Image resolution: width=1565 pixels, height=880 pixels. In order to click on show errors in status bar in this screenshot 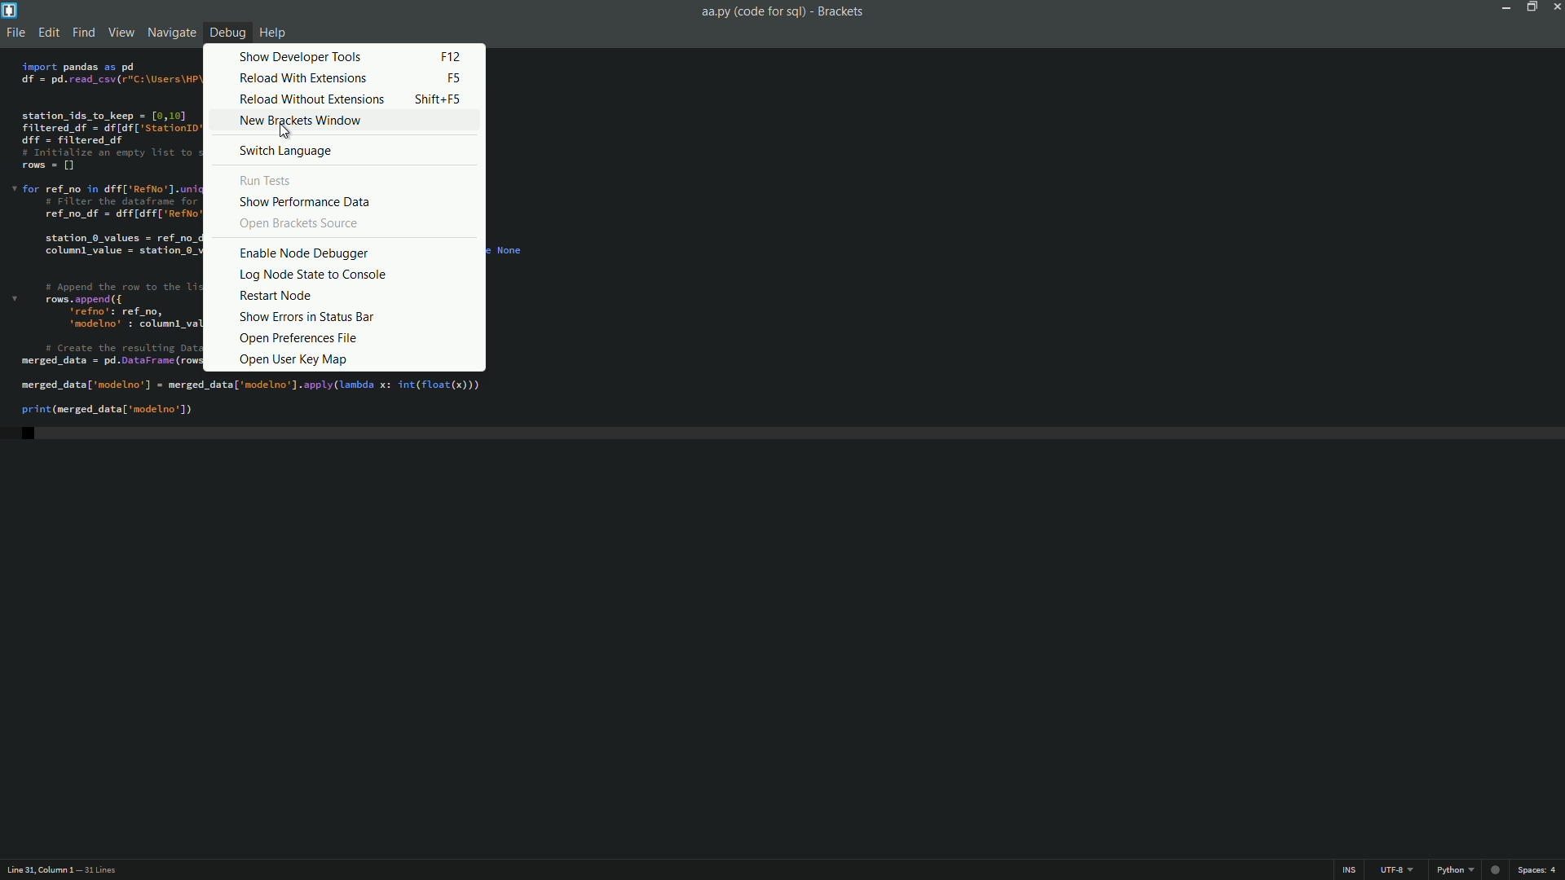, I will do `click(305, 318)`.